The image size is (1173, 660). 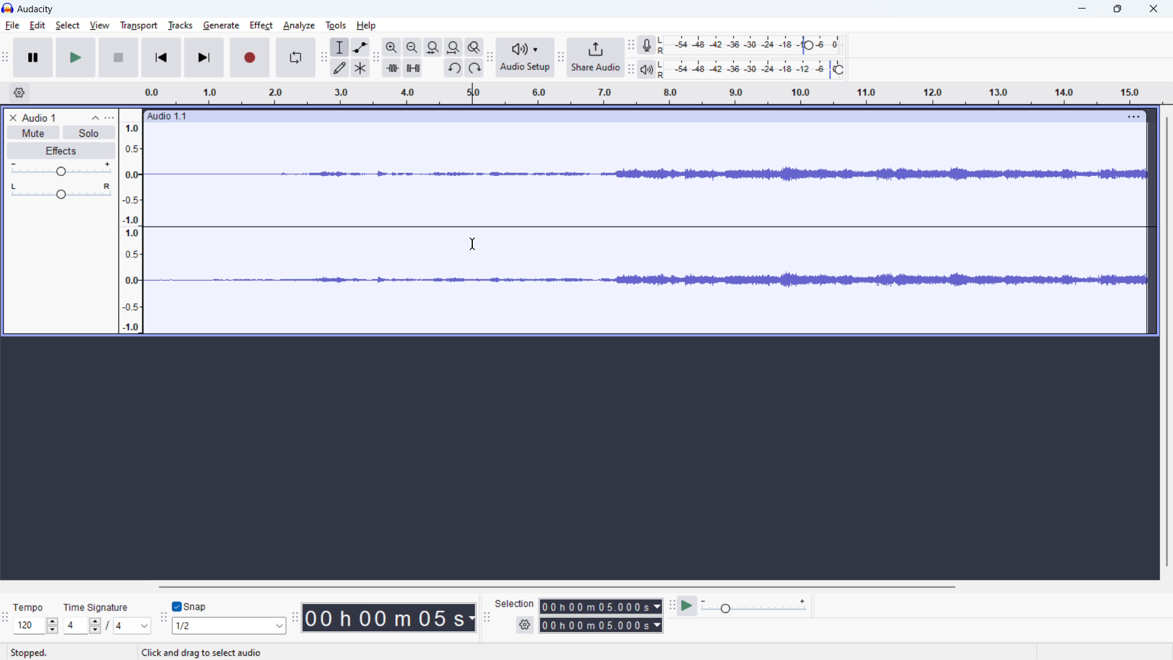 What do you see at coordinates (473, 243) in the screenshot?
I see `cursor` at bounding box center [473, 243].